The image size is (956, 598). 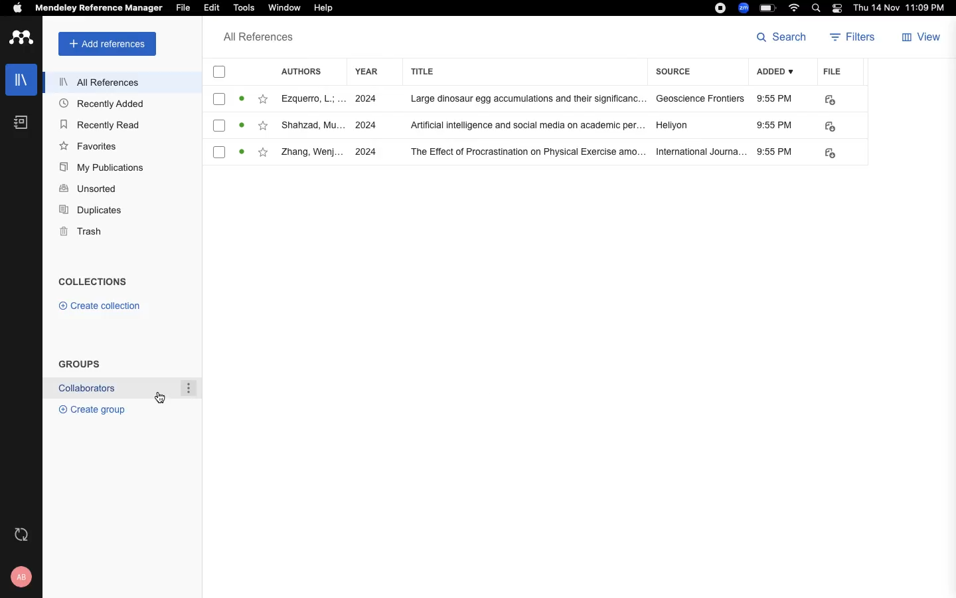 I want to click on GROUPS, so click(x=80, y=363).